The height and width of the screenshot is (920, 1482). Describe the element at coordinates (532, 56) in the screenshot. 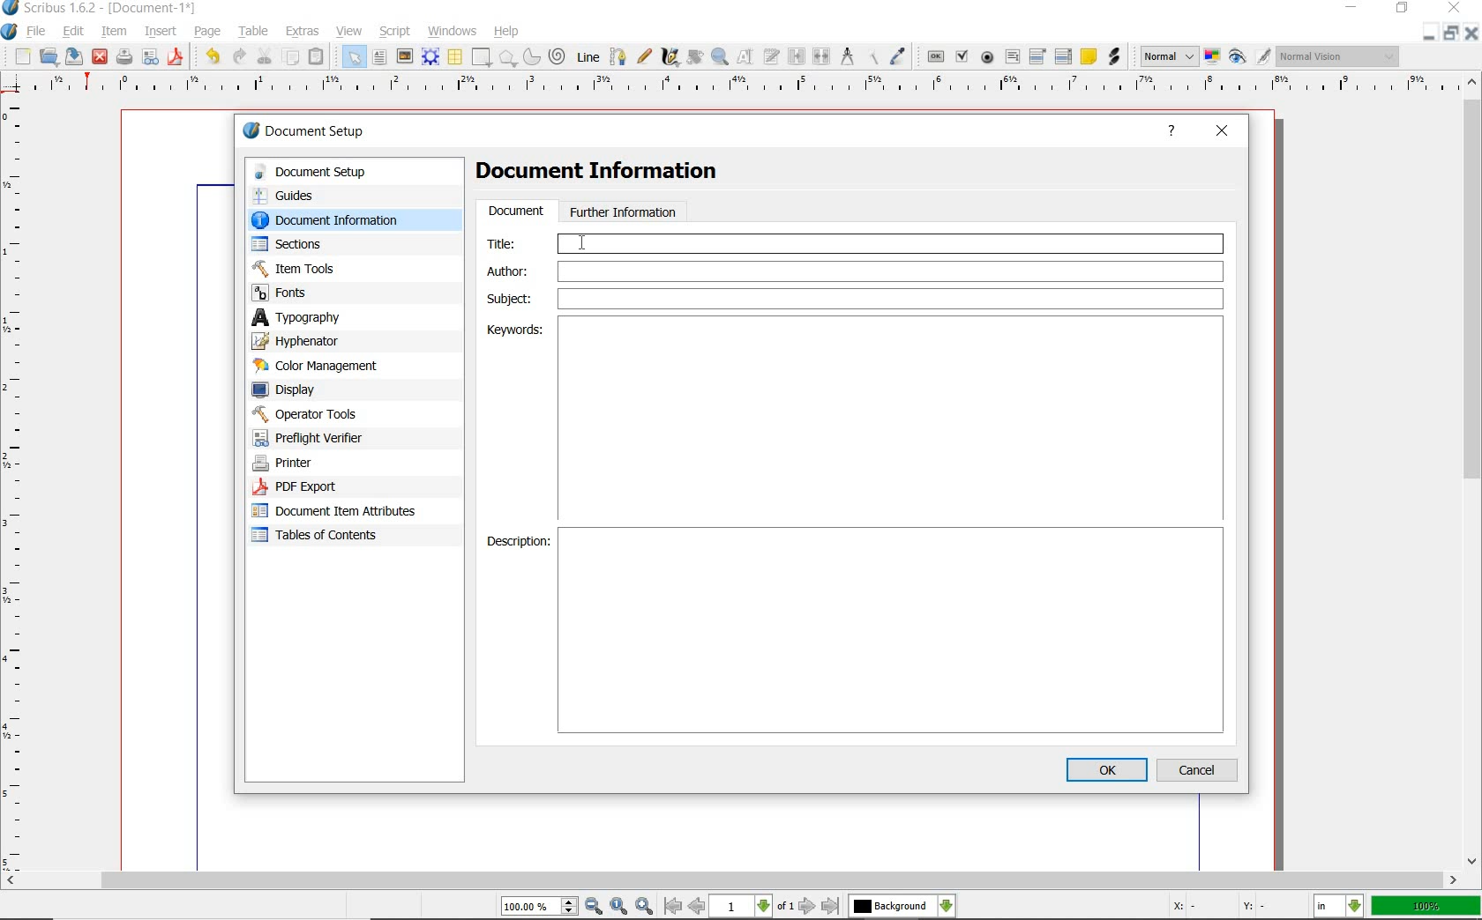

I see `arc` at that location.